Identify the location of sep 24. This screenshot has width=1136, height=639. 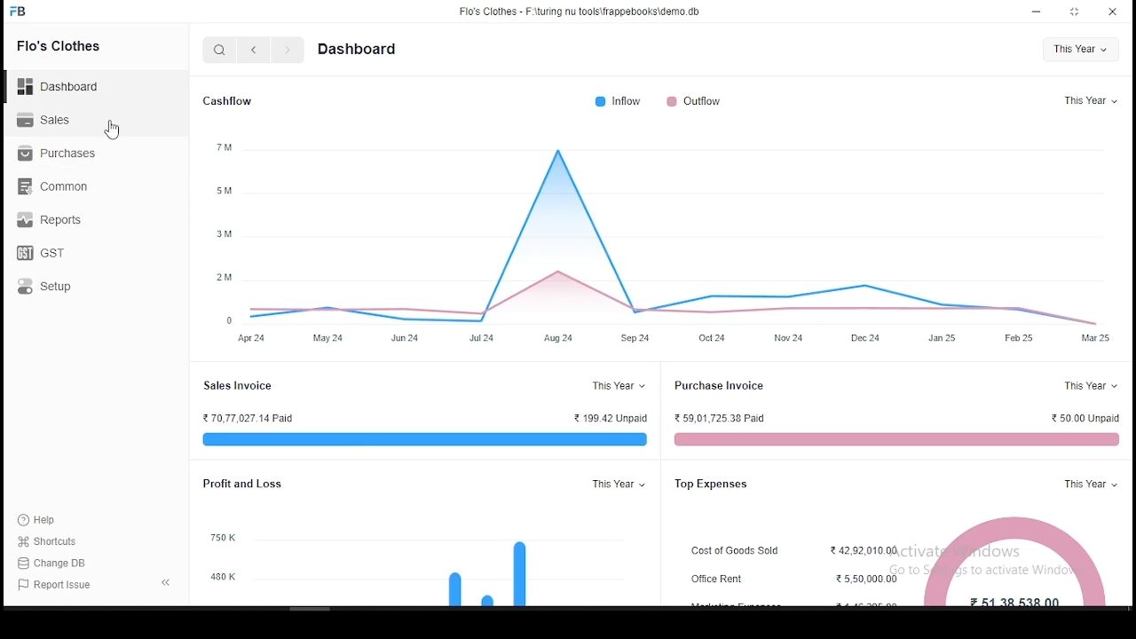
(635, 338).